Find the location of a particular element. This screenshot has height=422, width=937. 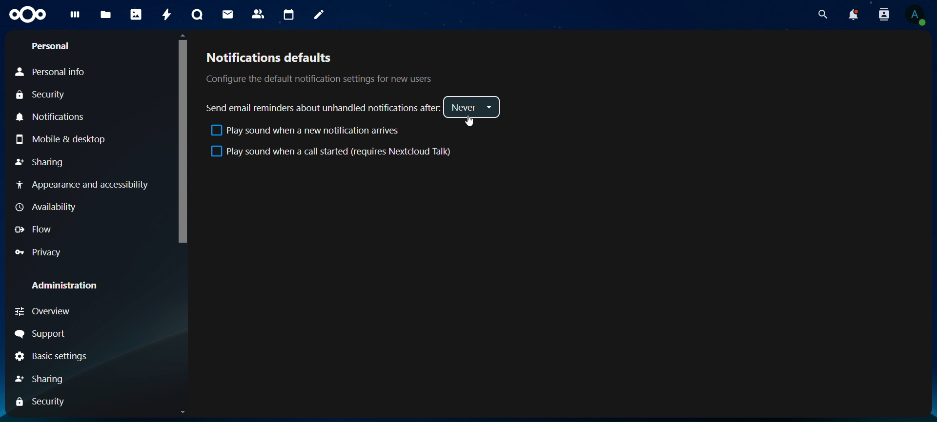

dashboard is located at coordinates (76, 16).